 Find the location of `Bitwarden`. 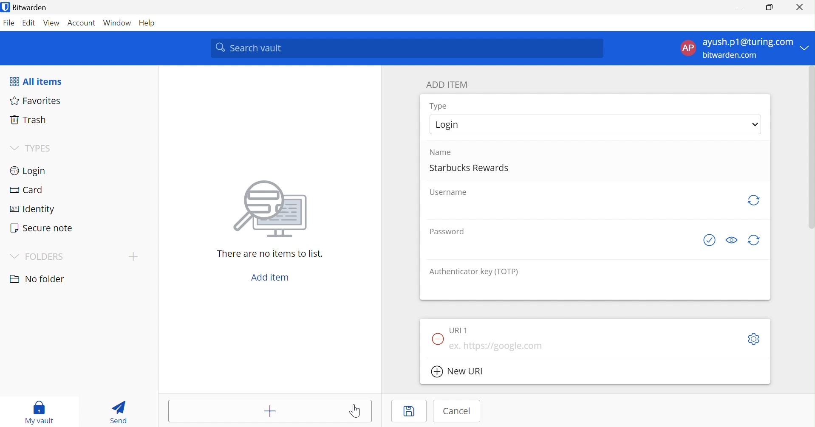

Bitwarden is located at coordinates (26, 7).